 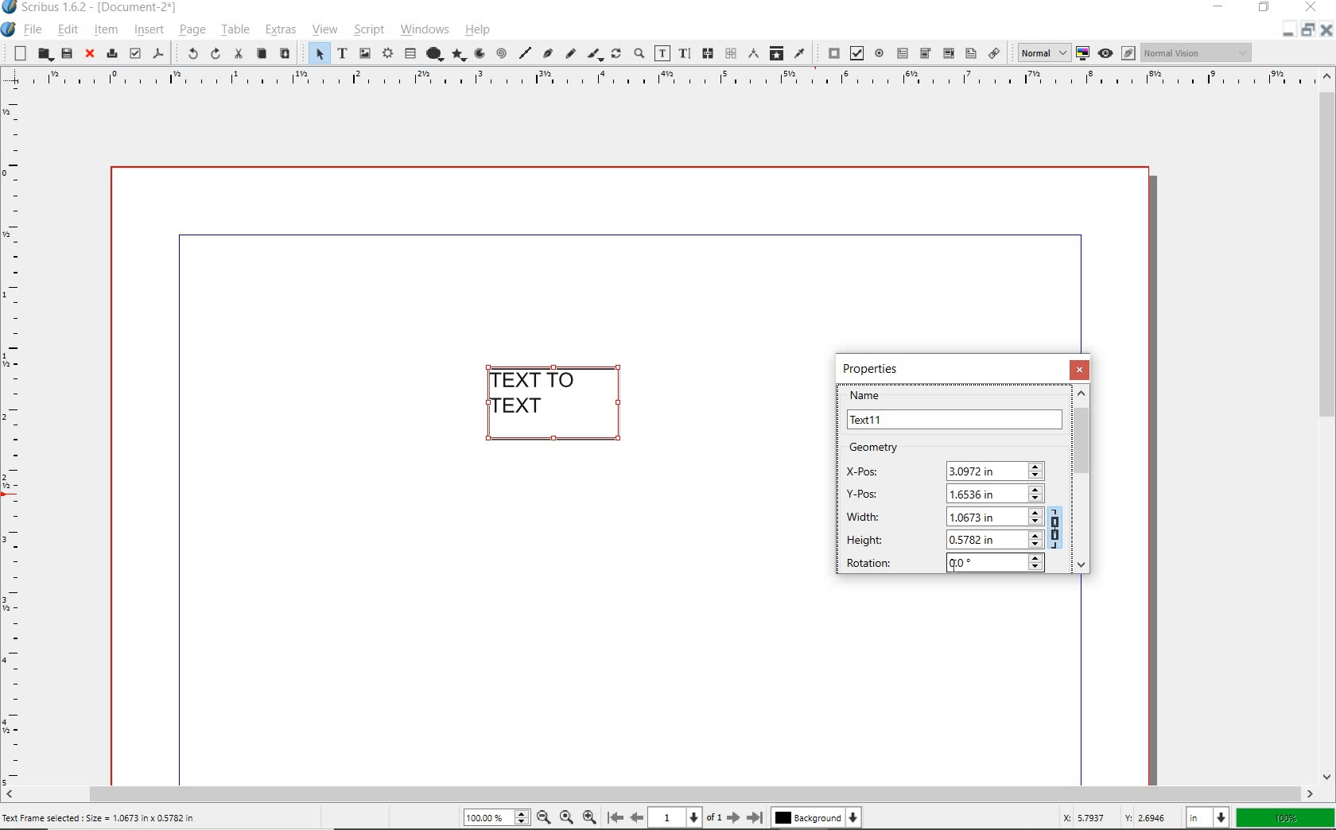 I want to click on undo, so click(x=186, y=54).